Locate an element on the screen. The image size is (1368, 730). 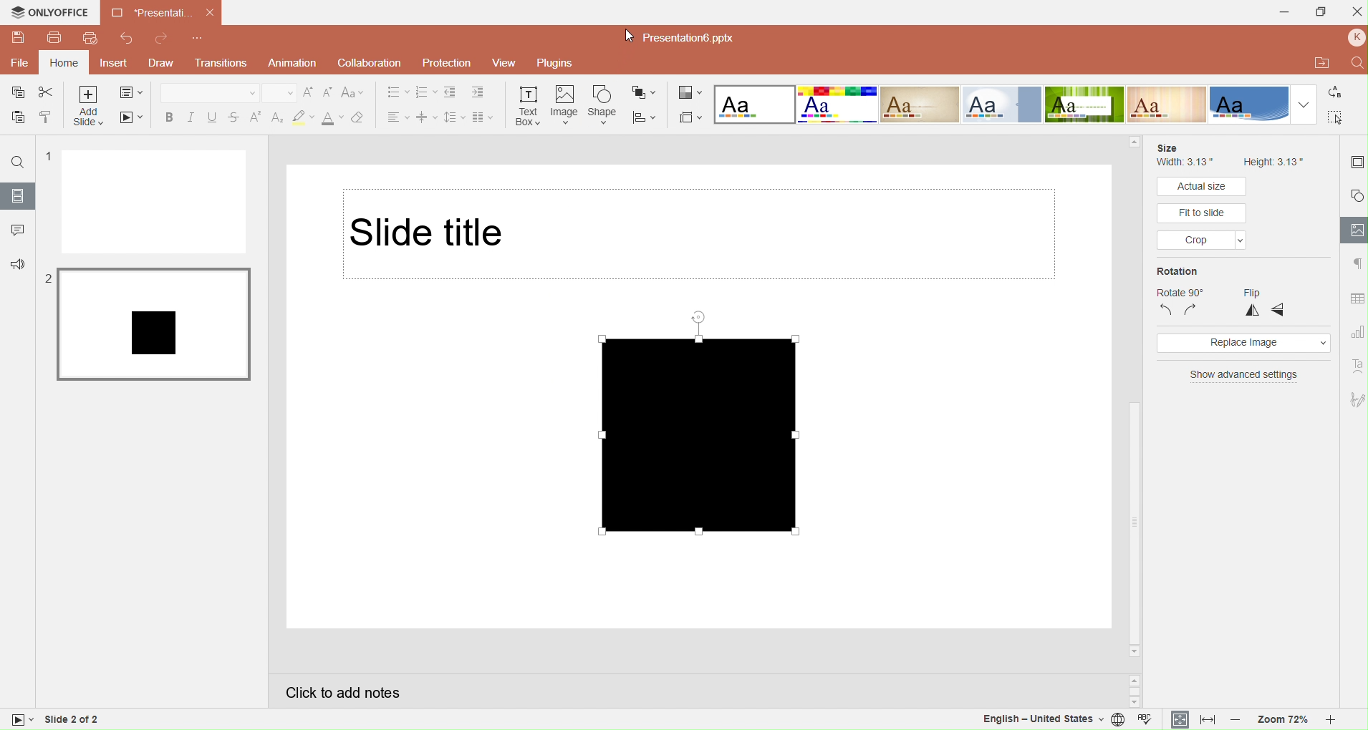
Fit to width is located at coordinates (1205, 719).